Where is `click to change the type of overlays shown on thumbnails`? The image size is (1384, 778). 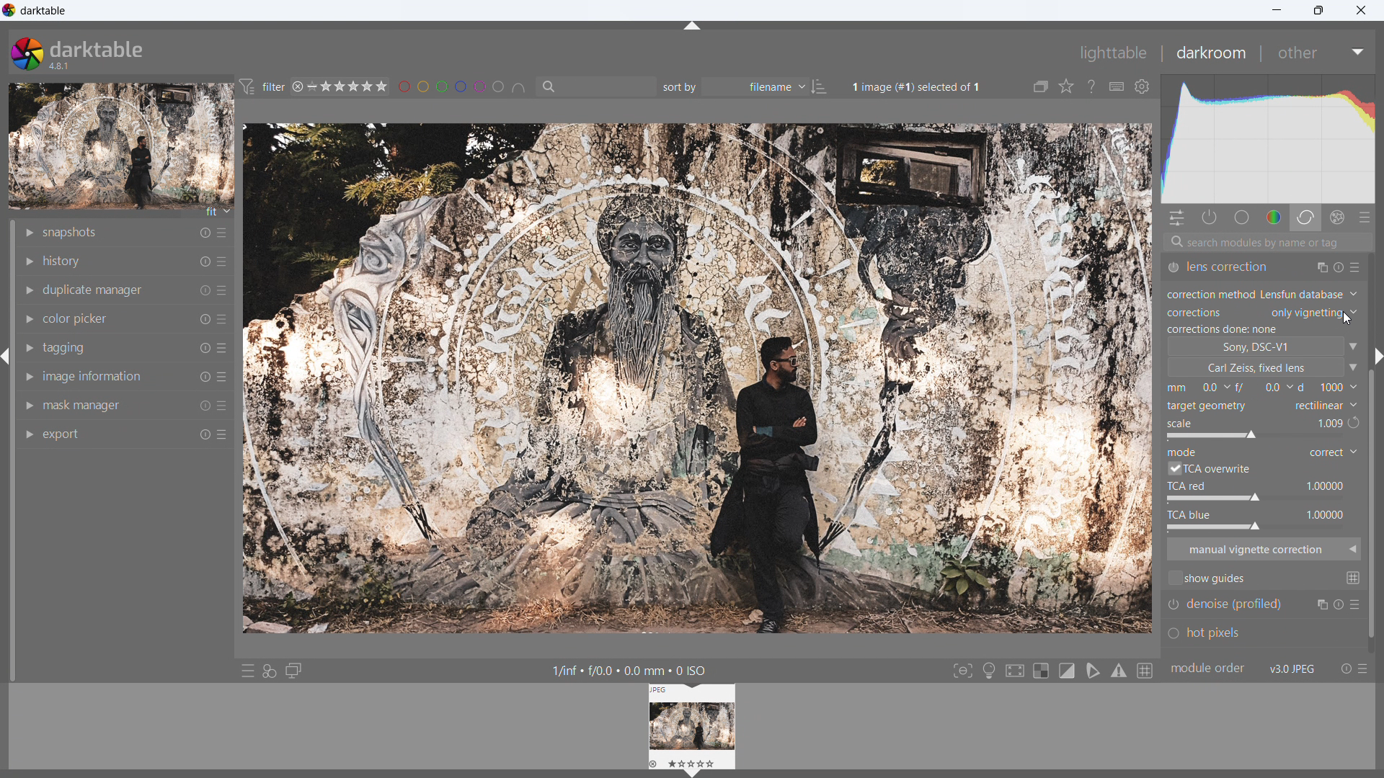 click to change the type of overlays shown on thumbnails is located at coordinates (1067, 87).